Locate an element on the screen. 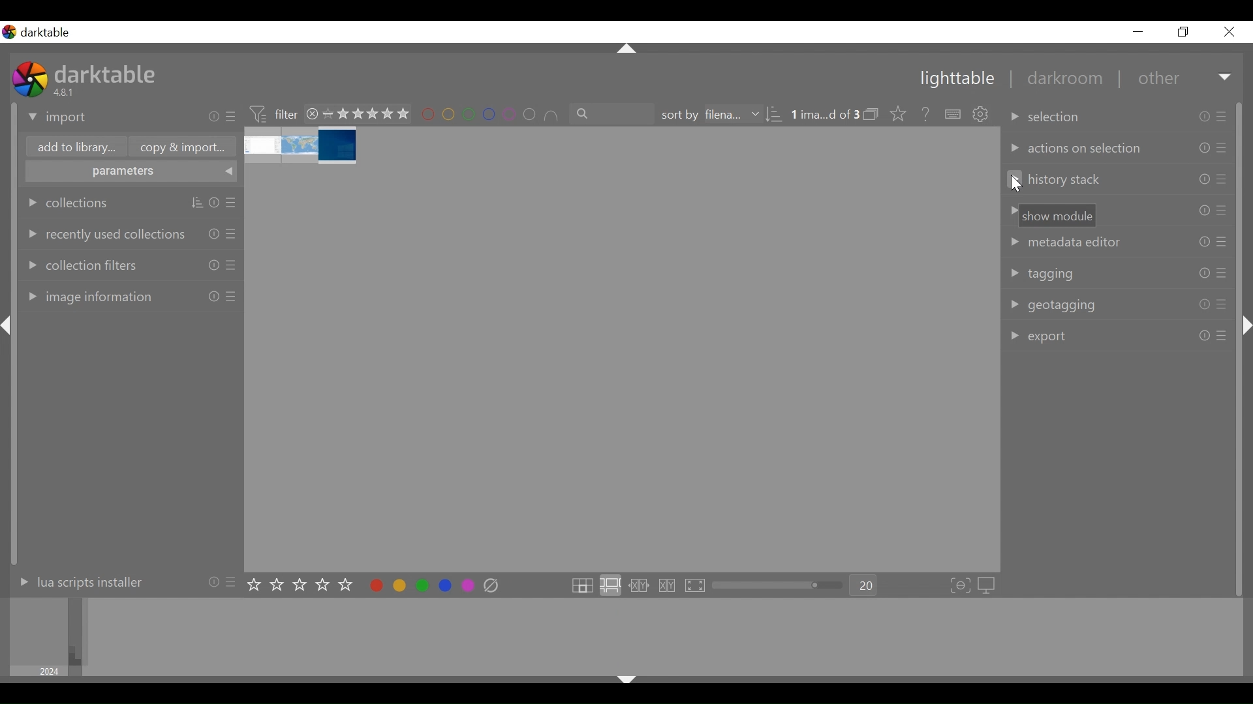 This screenshot has height=704, width=1253. expand/collapse grouped images is located at coordinates (871, 114).